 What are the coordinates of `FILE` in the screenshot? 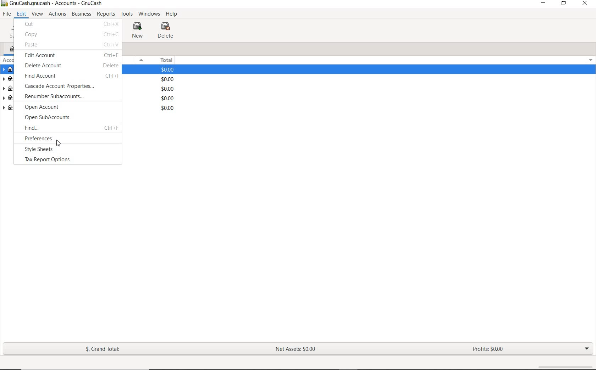 It's located at (6, 14).